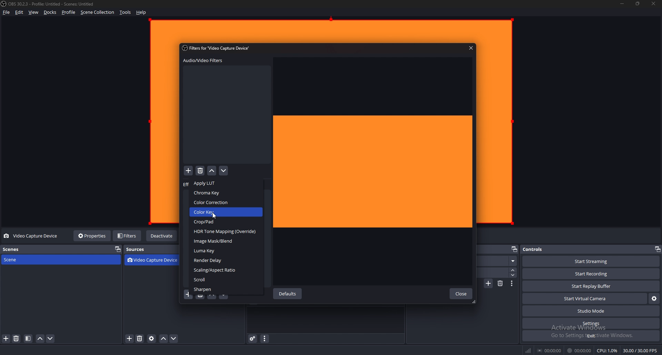  What do you see at coordinates (162, 236) in the screenshot?
I see `deactivate` at bounding box center [162, 236].